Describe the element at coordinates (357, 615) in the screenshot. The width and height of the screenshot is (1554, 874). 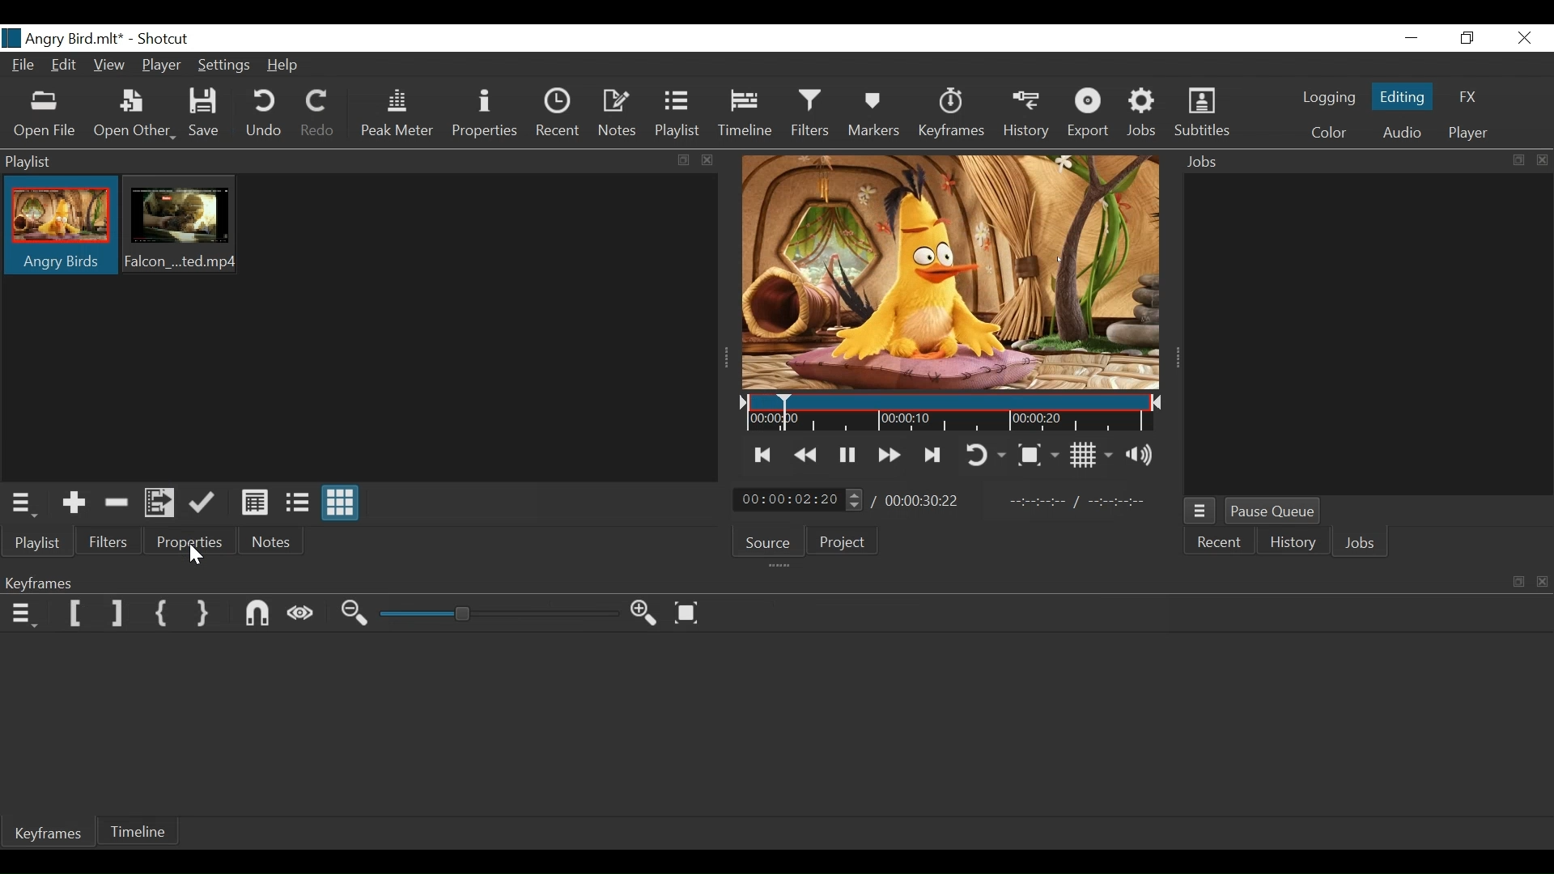
I see `Zoom keyframe out` at that location.